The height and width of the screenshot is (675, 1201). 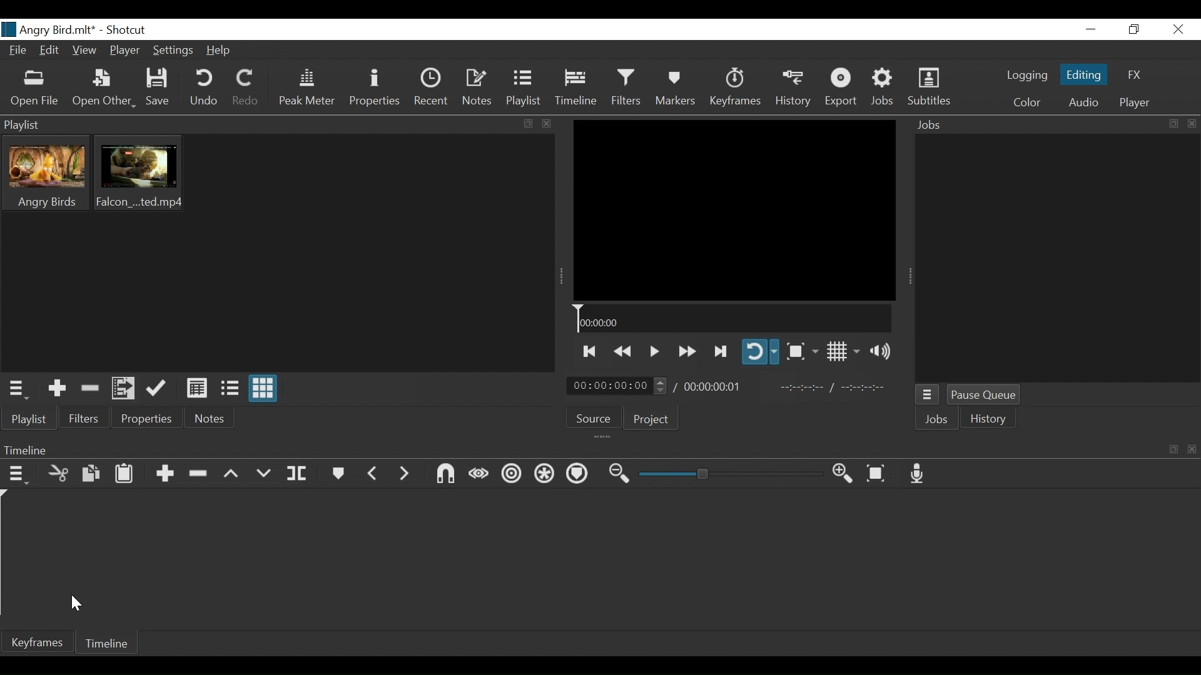 What do you see at coordinates (687, 352) in the screenshot?
I see `Play forward quickly` at bounding box center [687, 352].